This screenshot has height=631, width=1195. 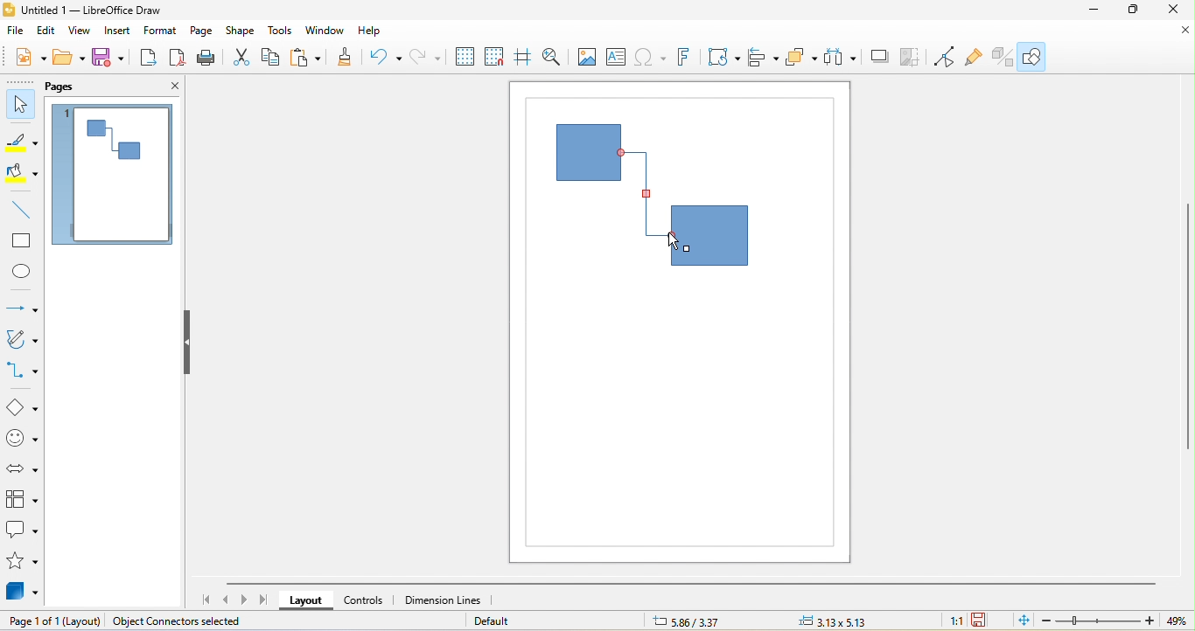 What do you see at coordinates (652, 57) in the screenshot?
I see `special character` at bounding box center [652, 57].